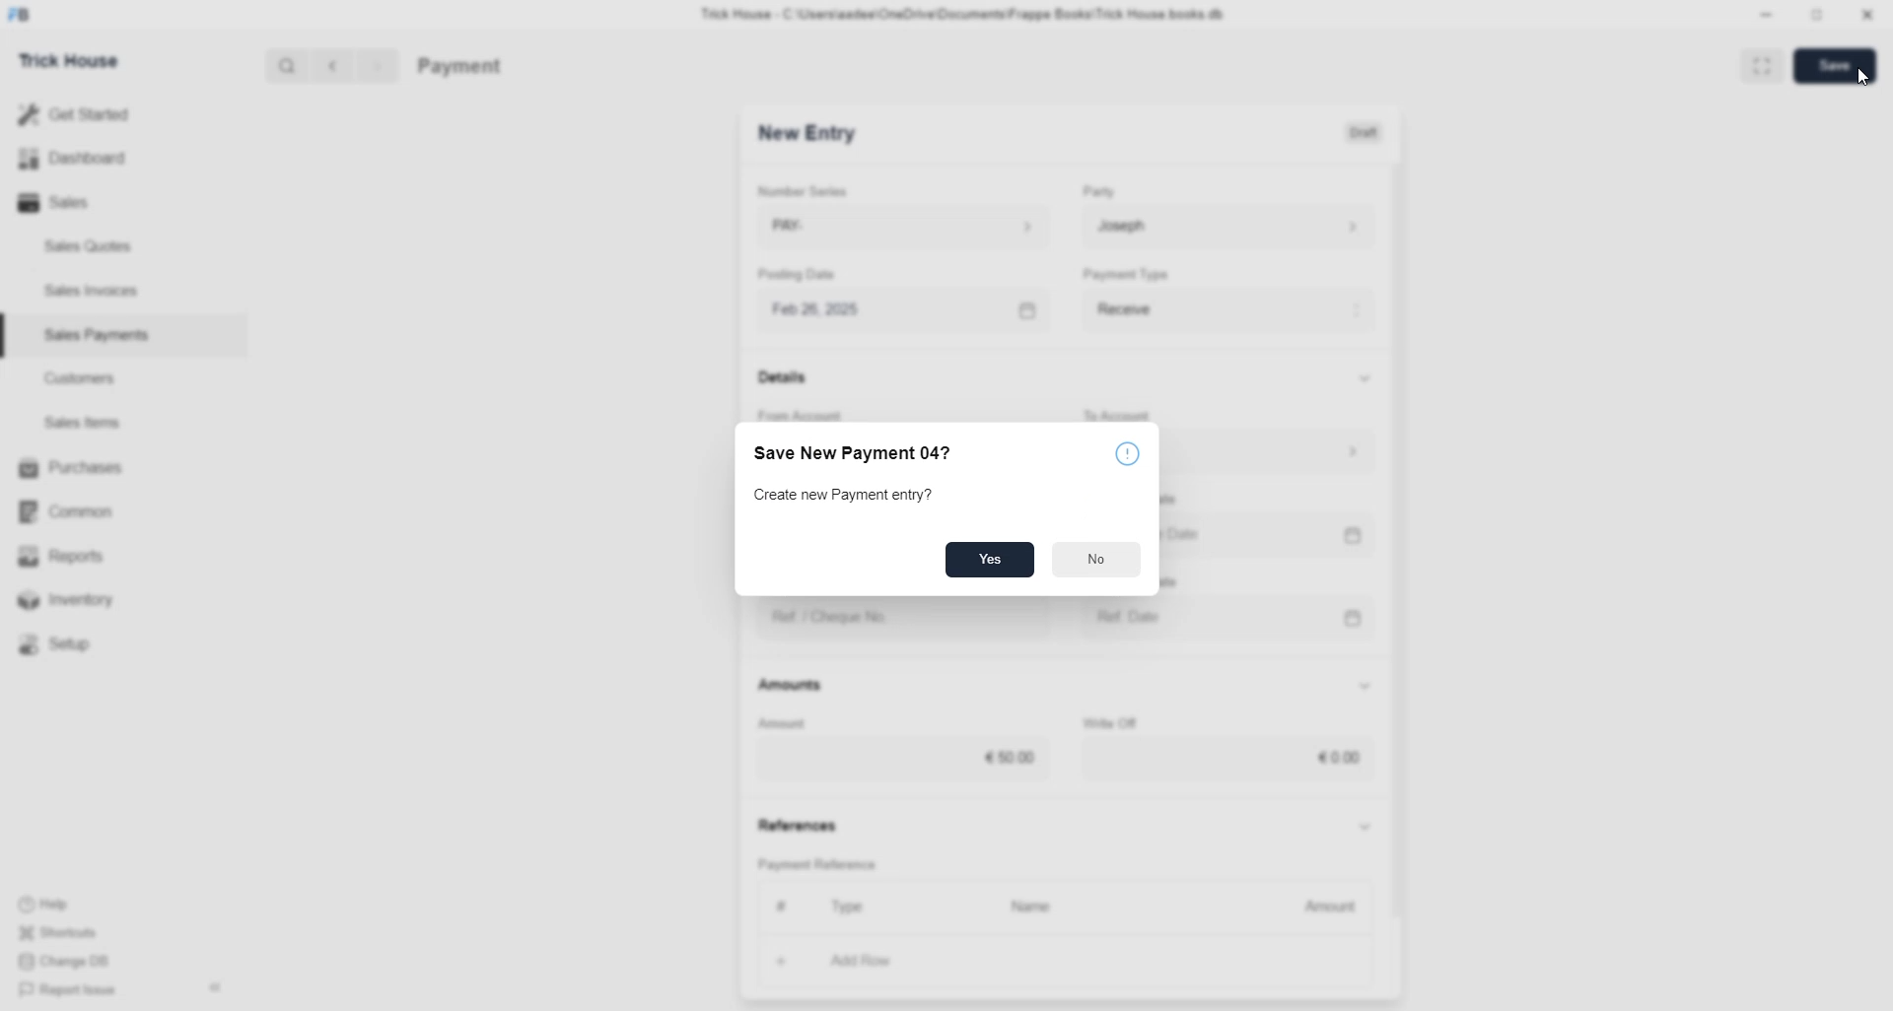  What do you see at coordinates (215, 987) in the screenshot?
I see `Hide sidebar` at bounding box center [215, 987].